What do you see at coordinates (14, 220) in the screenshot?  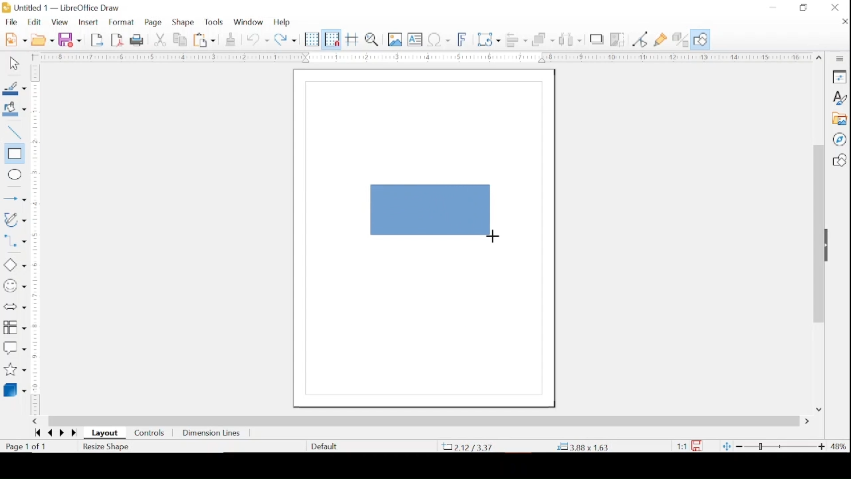 I see `insert curves and polygons` at bounding box center [14, 220].